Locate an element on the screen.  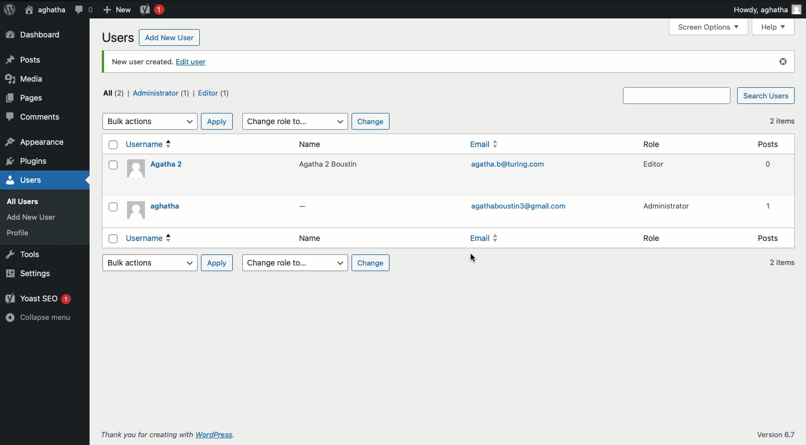
Role is located at coordinates (654, 144).